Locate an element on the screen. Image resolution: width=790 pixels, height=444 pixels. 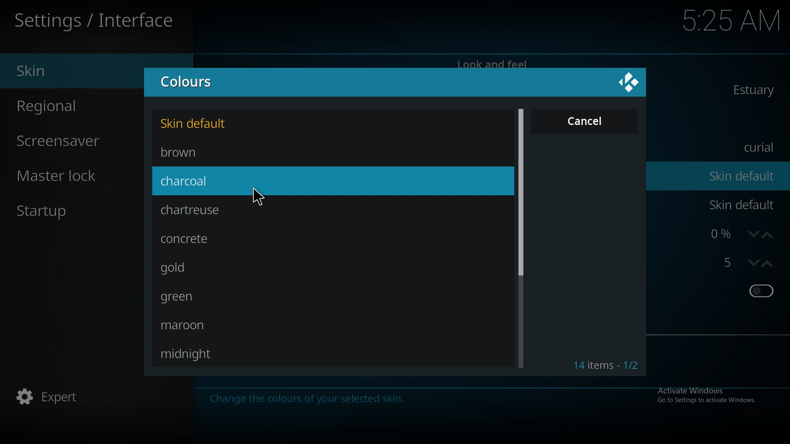
toggle on/off is located at coordinates (761, 292).